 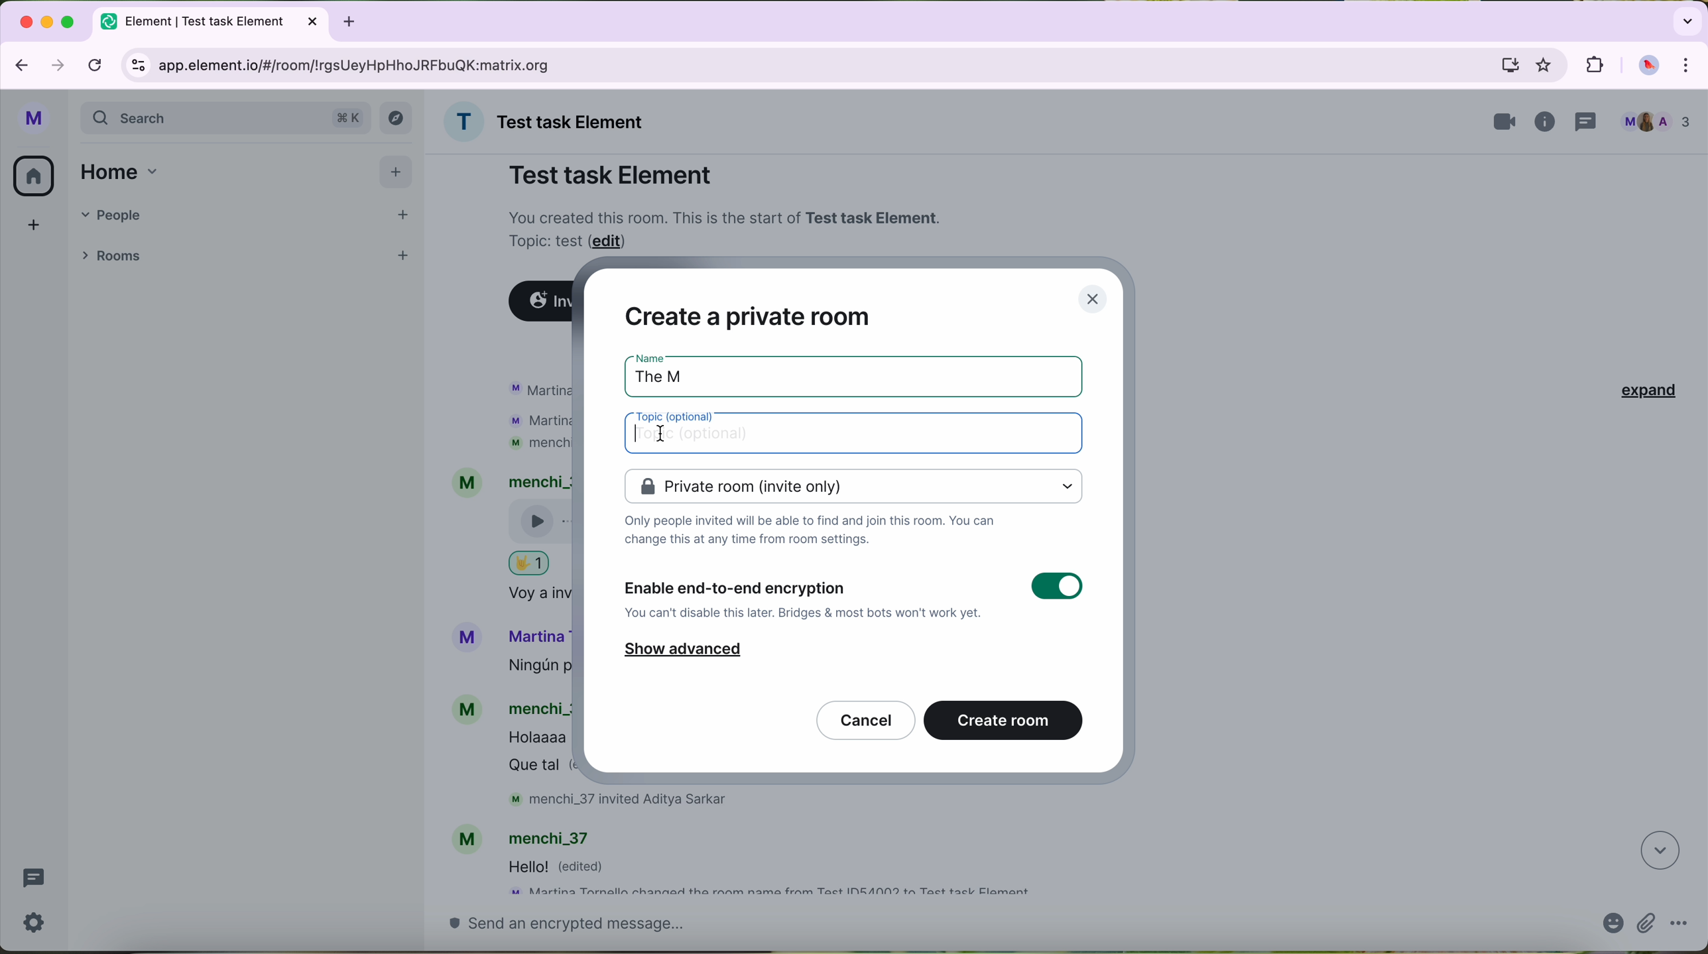 I want to click on click on topic, so click(x=858, y=435).